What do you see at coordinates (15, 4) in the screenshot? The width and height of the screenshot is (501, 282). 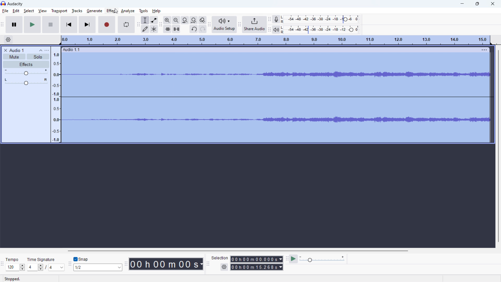 I see `Audacity` at bounding box center [15, 4].